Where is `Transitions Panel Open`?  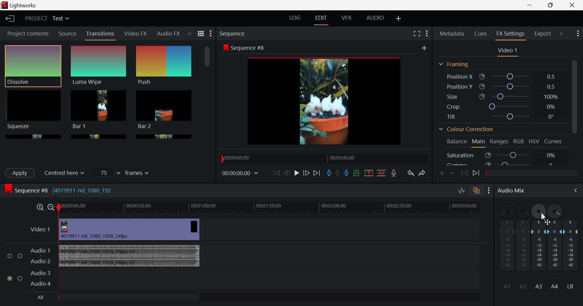
Transitions Panel Open is located at coordinates (101, 36).